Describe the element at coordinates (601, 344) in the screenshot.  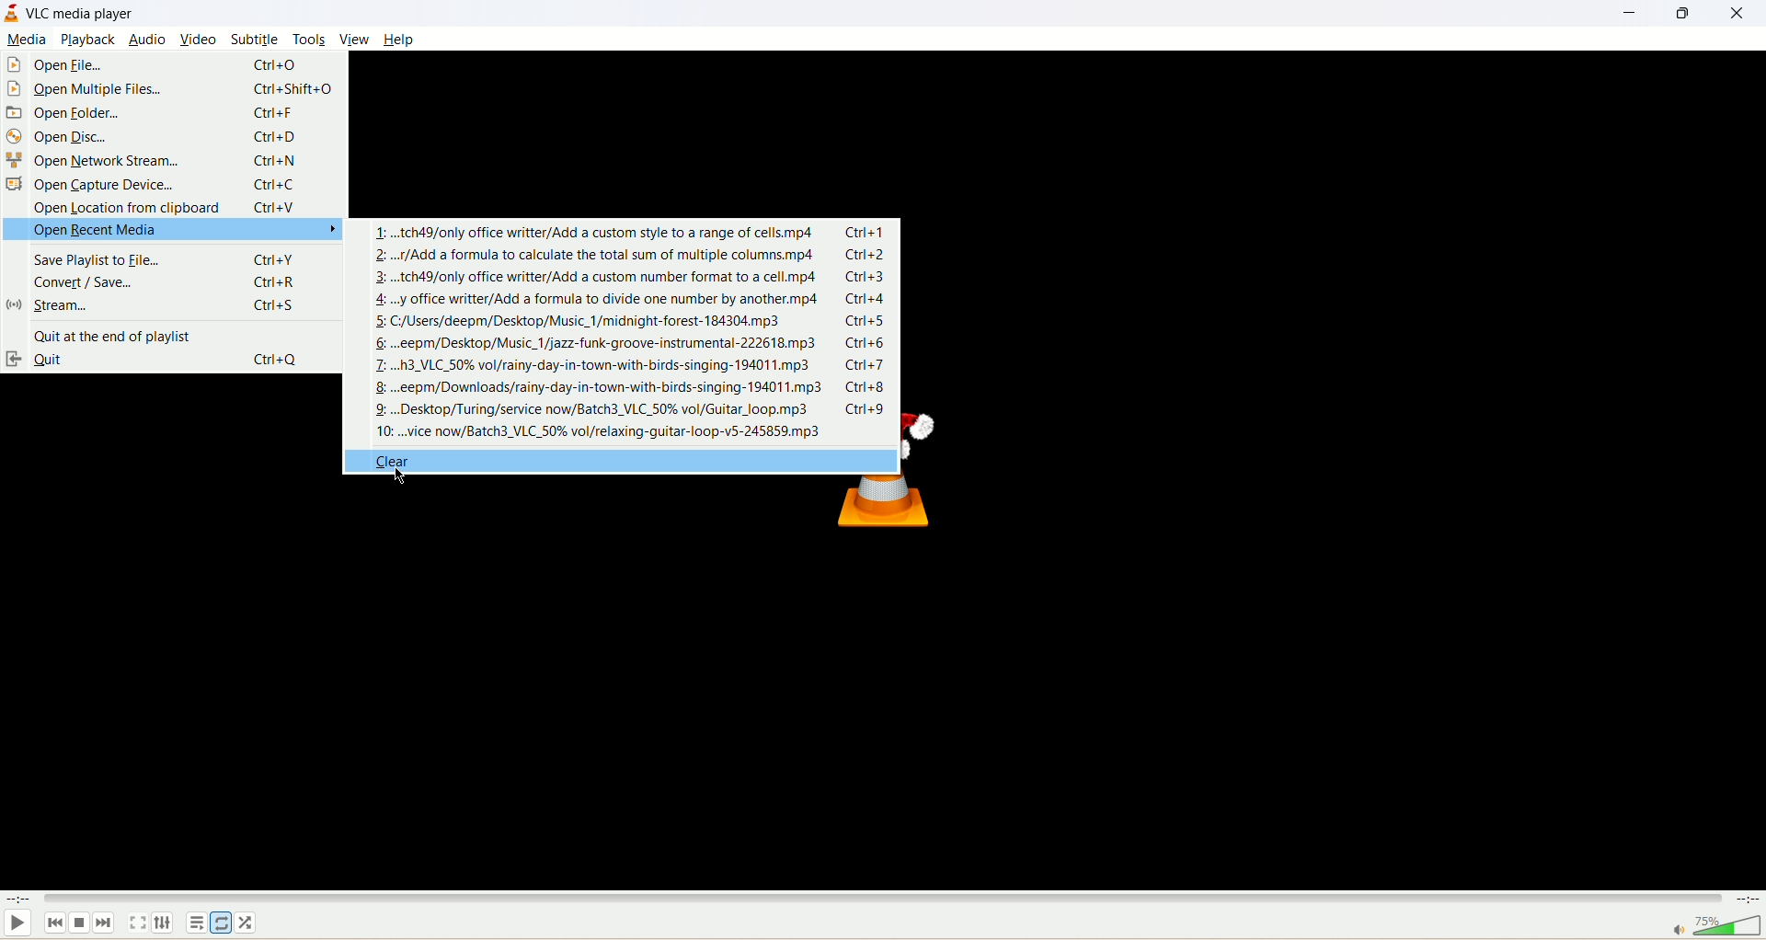
I see `6: ...eepm/Desktop/Music_1/jazz-funk-groove-instrumental-222618. mp3` at that location.